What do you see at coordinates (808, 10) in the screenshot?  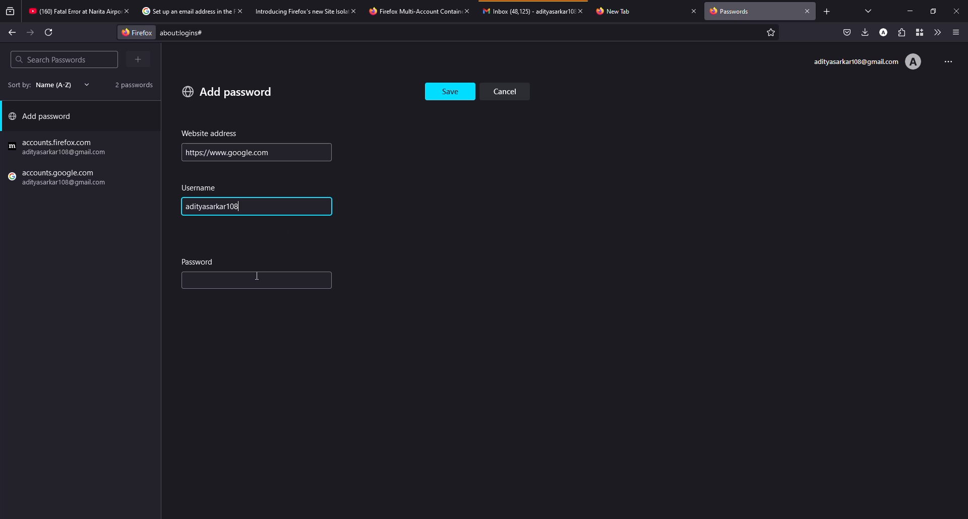 I see `close` at bounding box center [808, 10].